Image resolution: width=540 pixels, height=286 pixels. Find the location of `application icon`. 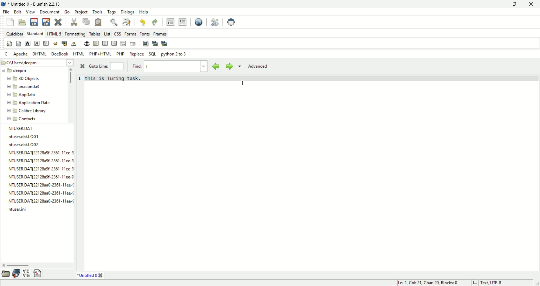

application icon is located at coordinates (3, 3).